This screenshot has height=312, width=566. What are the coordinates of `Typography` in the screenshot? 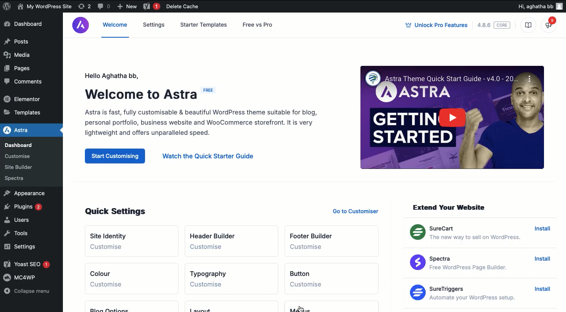 It's located at (209, 270).